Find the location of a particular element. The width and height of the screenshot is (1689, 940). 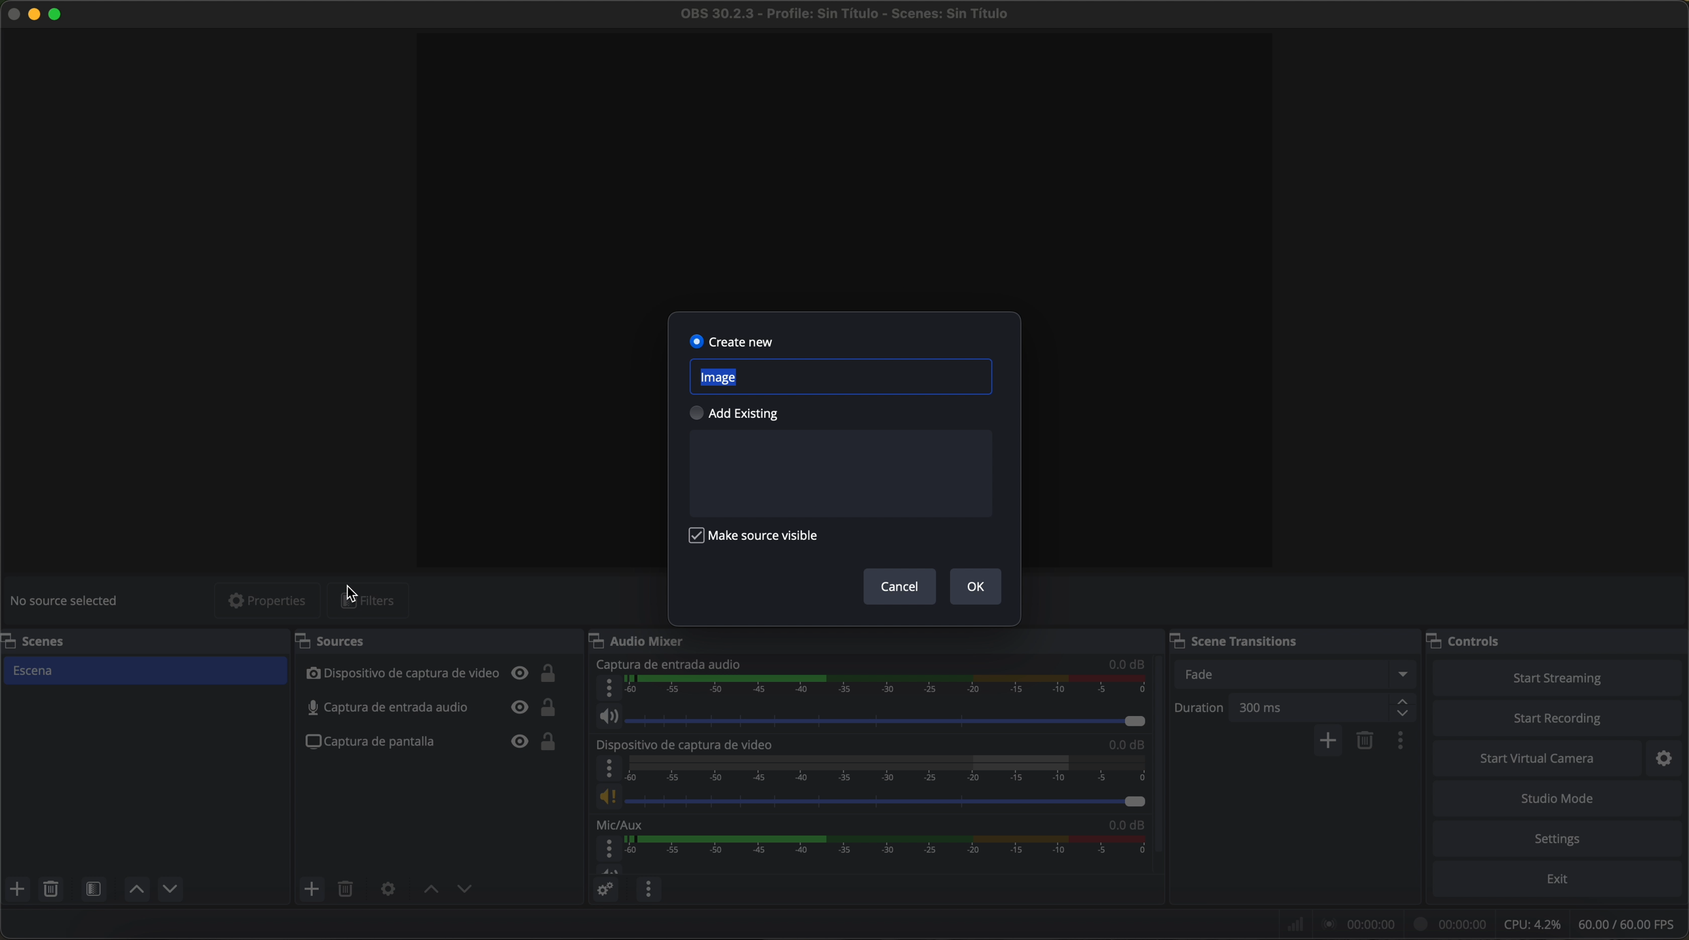

0.0 dB is located at coordinates (1128, 663).